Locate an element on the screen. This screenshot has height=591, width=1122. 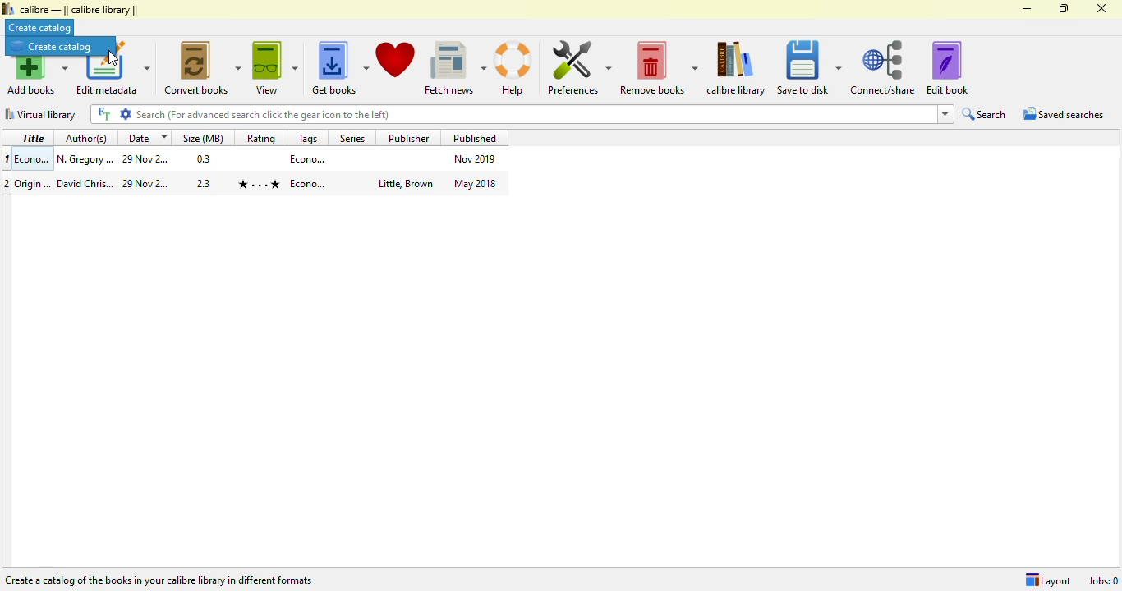
preferences is located at coordinates (578, 66).